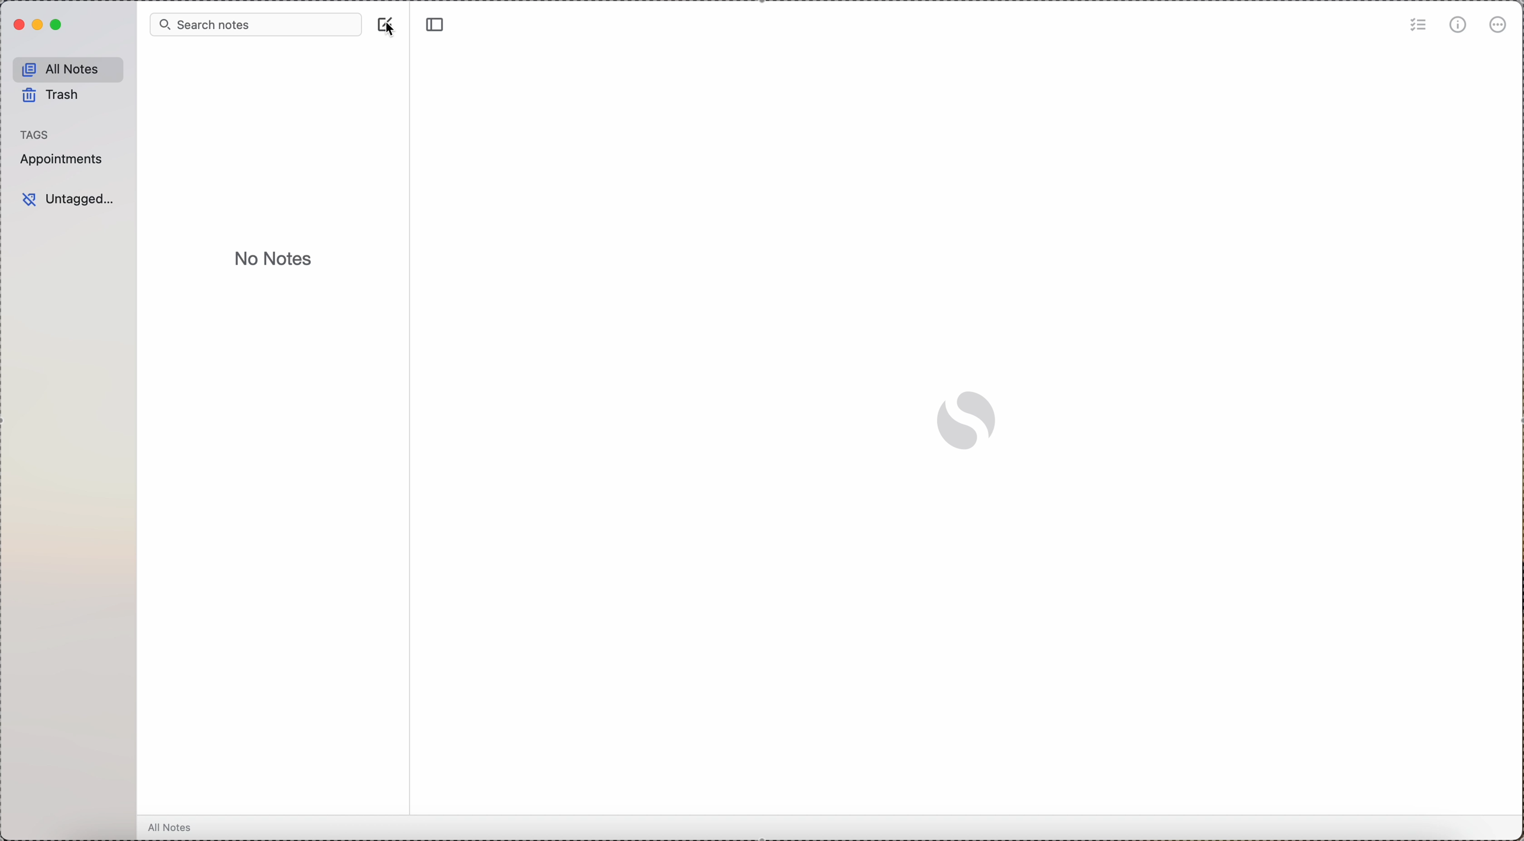  What do you see at coordinates (69, 67) in the screenshot?
I see `all notes` at bounding box center [69, 67].